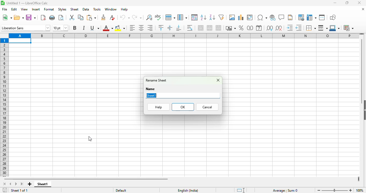 The image size is (366, 193). Describe the element at coordinates (10, 184) in the screenshot. I see `scroll to previous sheet` at that location.